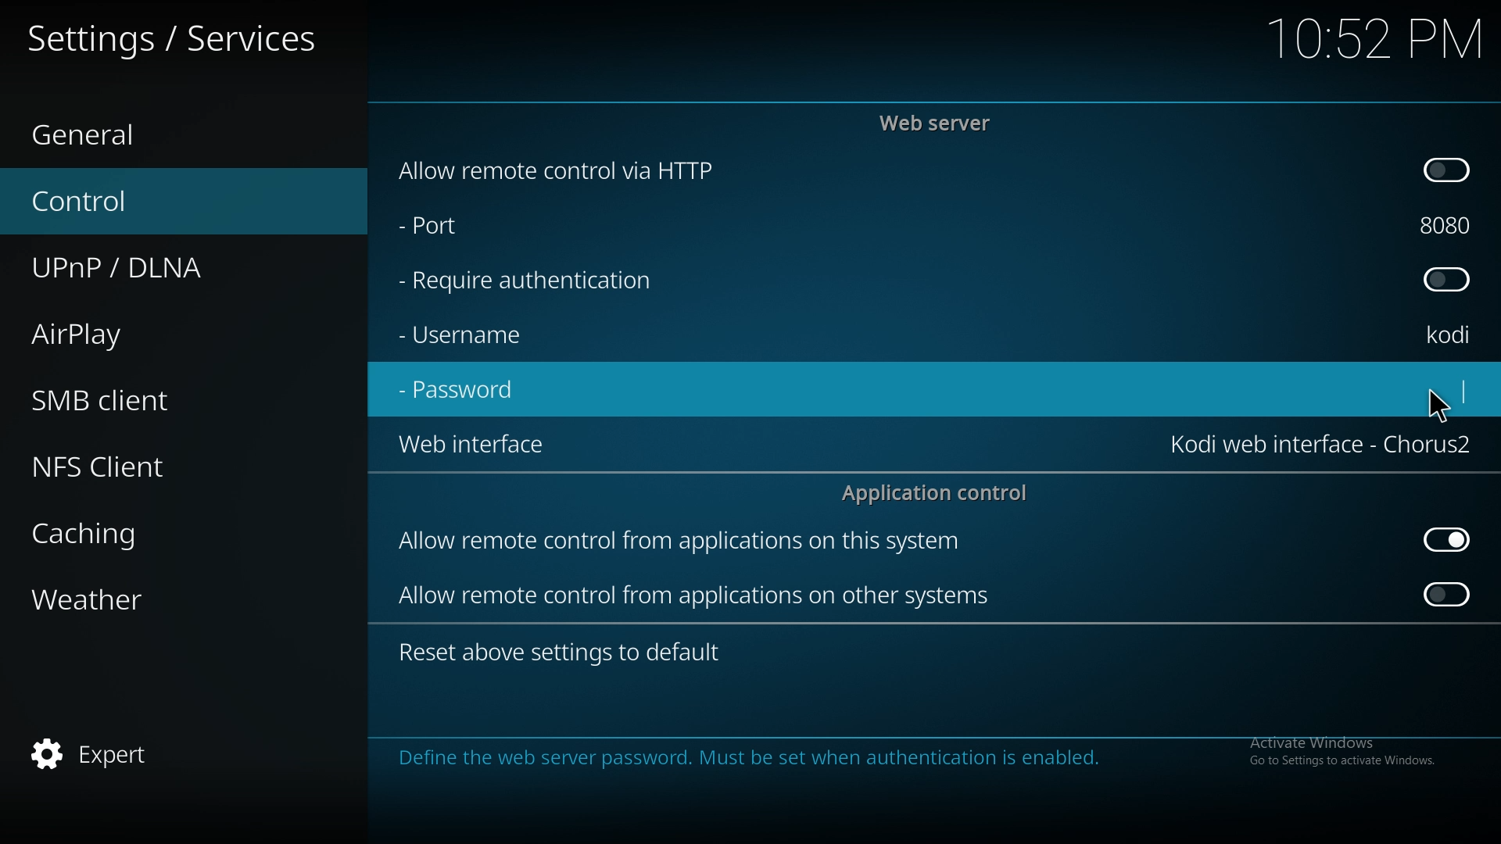 The image size is (1501, 844). What do you see at coordinates (1424, 392) in the screenshot?
I see `password input` at bounding box center [1424, 392].